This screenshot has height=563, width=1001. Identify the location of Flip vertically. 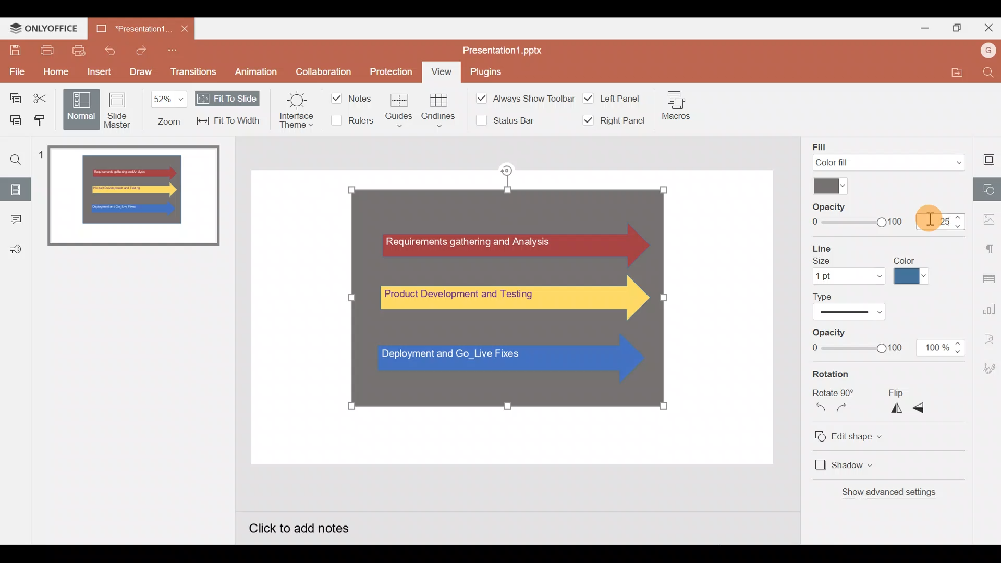
(923, 408).